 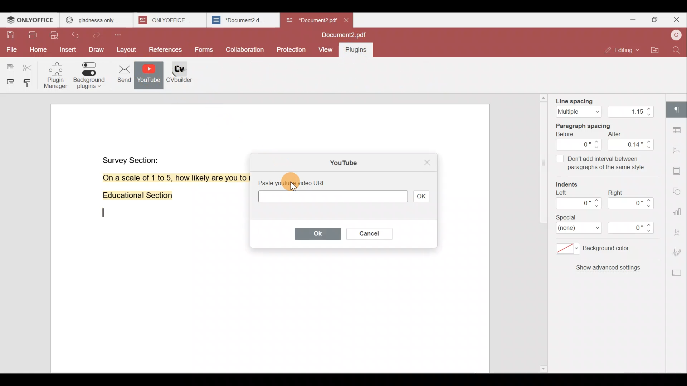 I want to click on Table settings, so click(x=678, y=128).